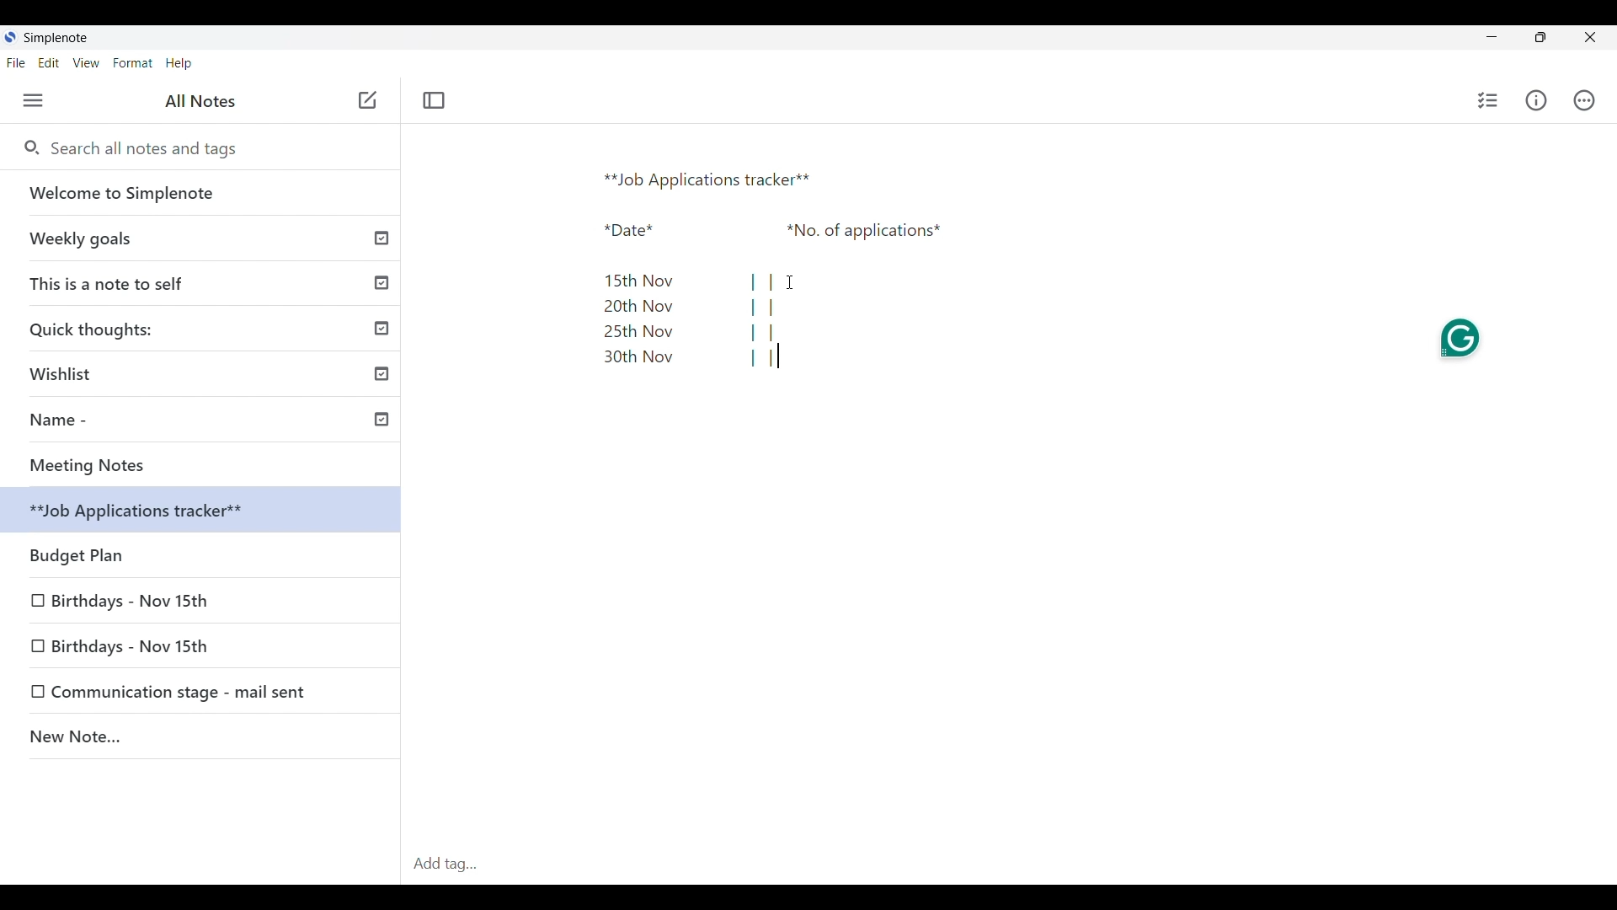 This screenshot has height=910, width=1617. What do you see at coordinates (792, 272) in the screenshot?
I see `Text pasted` at bounding box center [792, 272].